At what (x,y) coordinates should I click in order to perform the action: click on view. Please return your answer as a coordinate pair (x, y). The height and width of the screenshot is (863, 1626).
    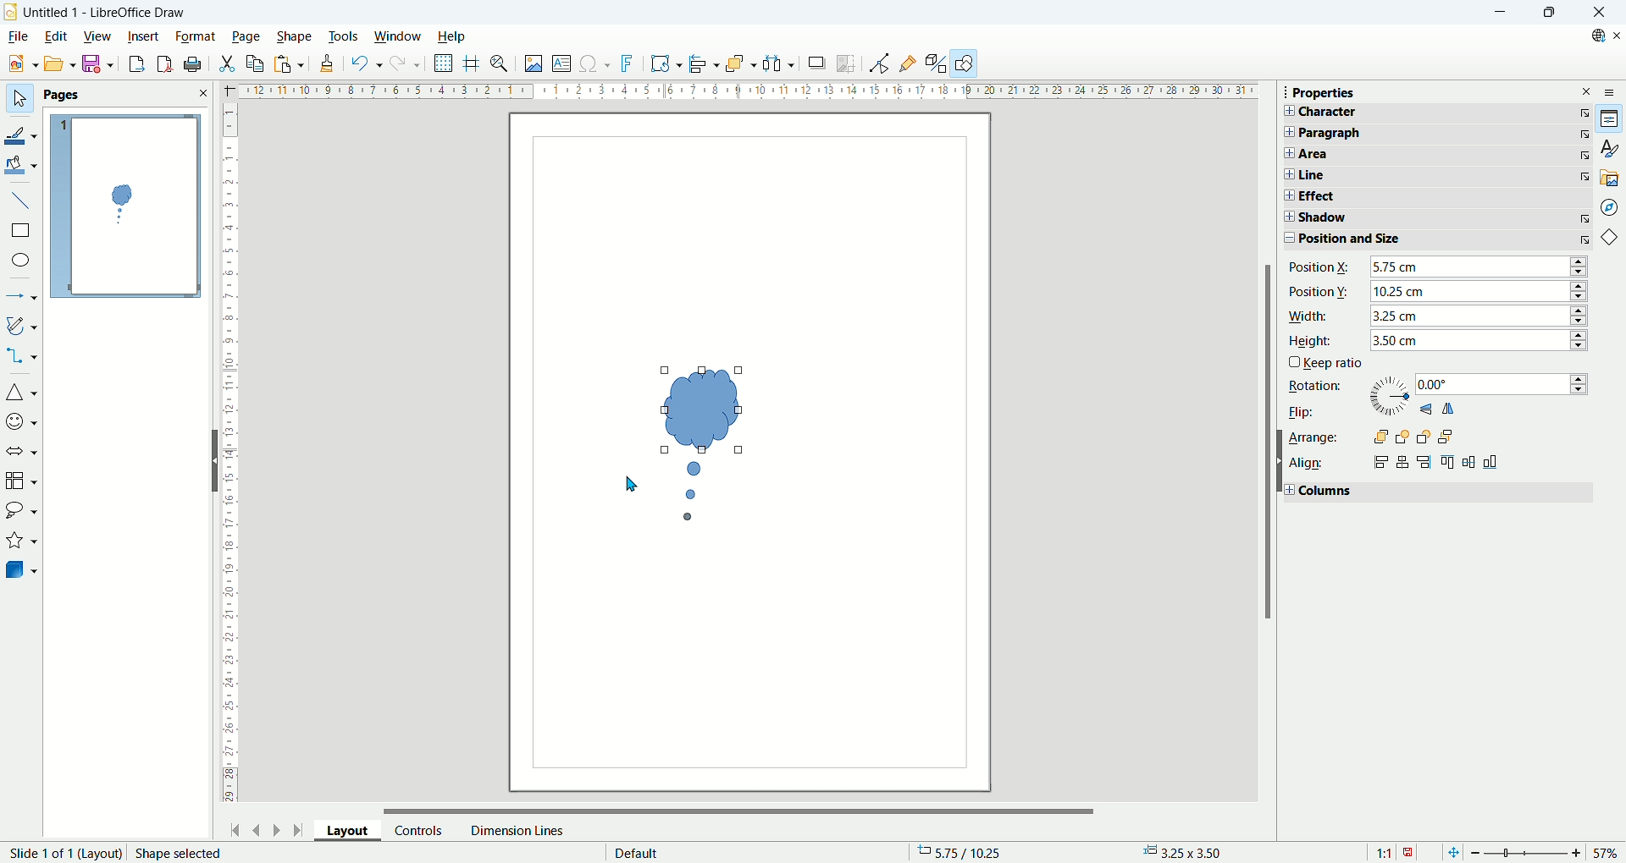
    Looking at the image, I should click on (98, 35).